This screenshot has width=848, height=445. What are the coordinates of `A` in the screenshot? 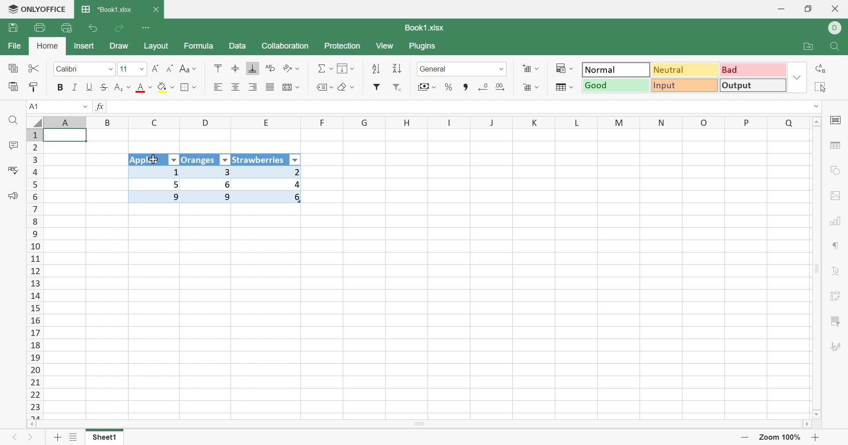 It's located at (67, 121).